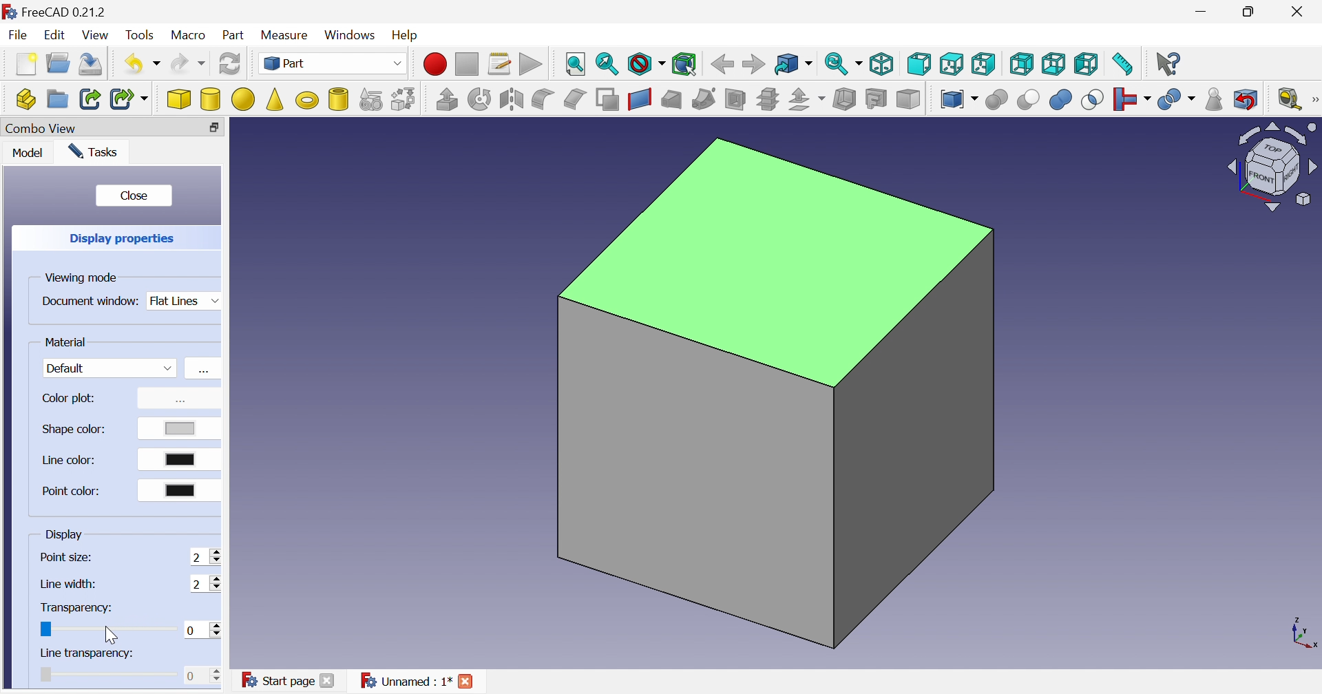 Image resolution: width=1322 pixels, height=694 pixels. I want to click on Mirroring, so click(511, 99).